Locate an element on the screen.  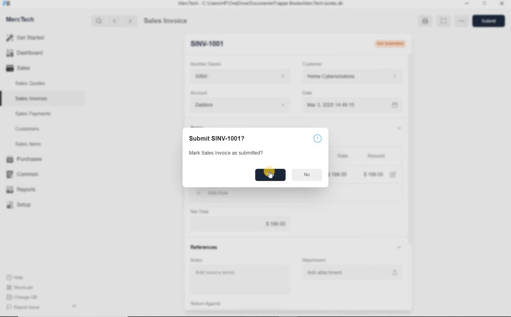
Common is located at coordinates (25, 174).